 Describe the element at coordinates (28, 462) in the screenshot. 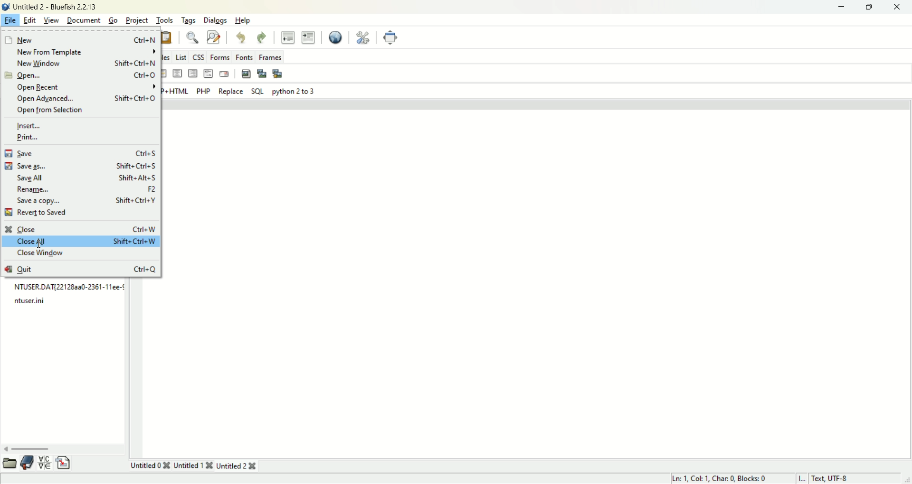

I see `documentation` at that location.